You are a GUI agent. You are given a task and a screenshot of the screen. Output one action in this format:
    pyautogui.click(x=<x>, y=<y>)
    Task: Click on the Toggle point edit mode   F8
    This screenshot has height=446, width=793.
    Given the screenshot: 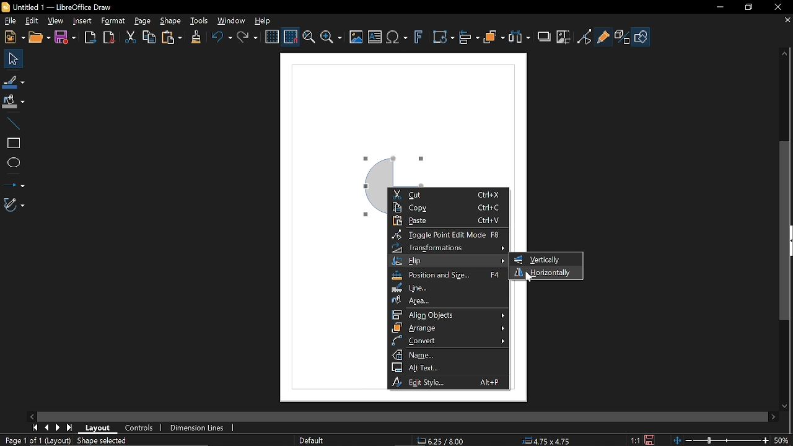 What is the action you would take?
    pyautogui.click(x=445, y=235)
    